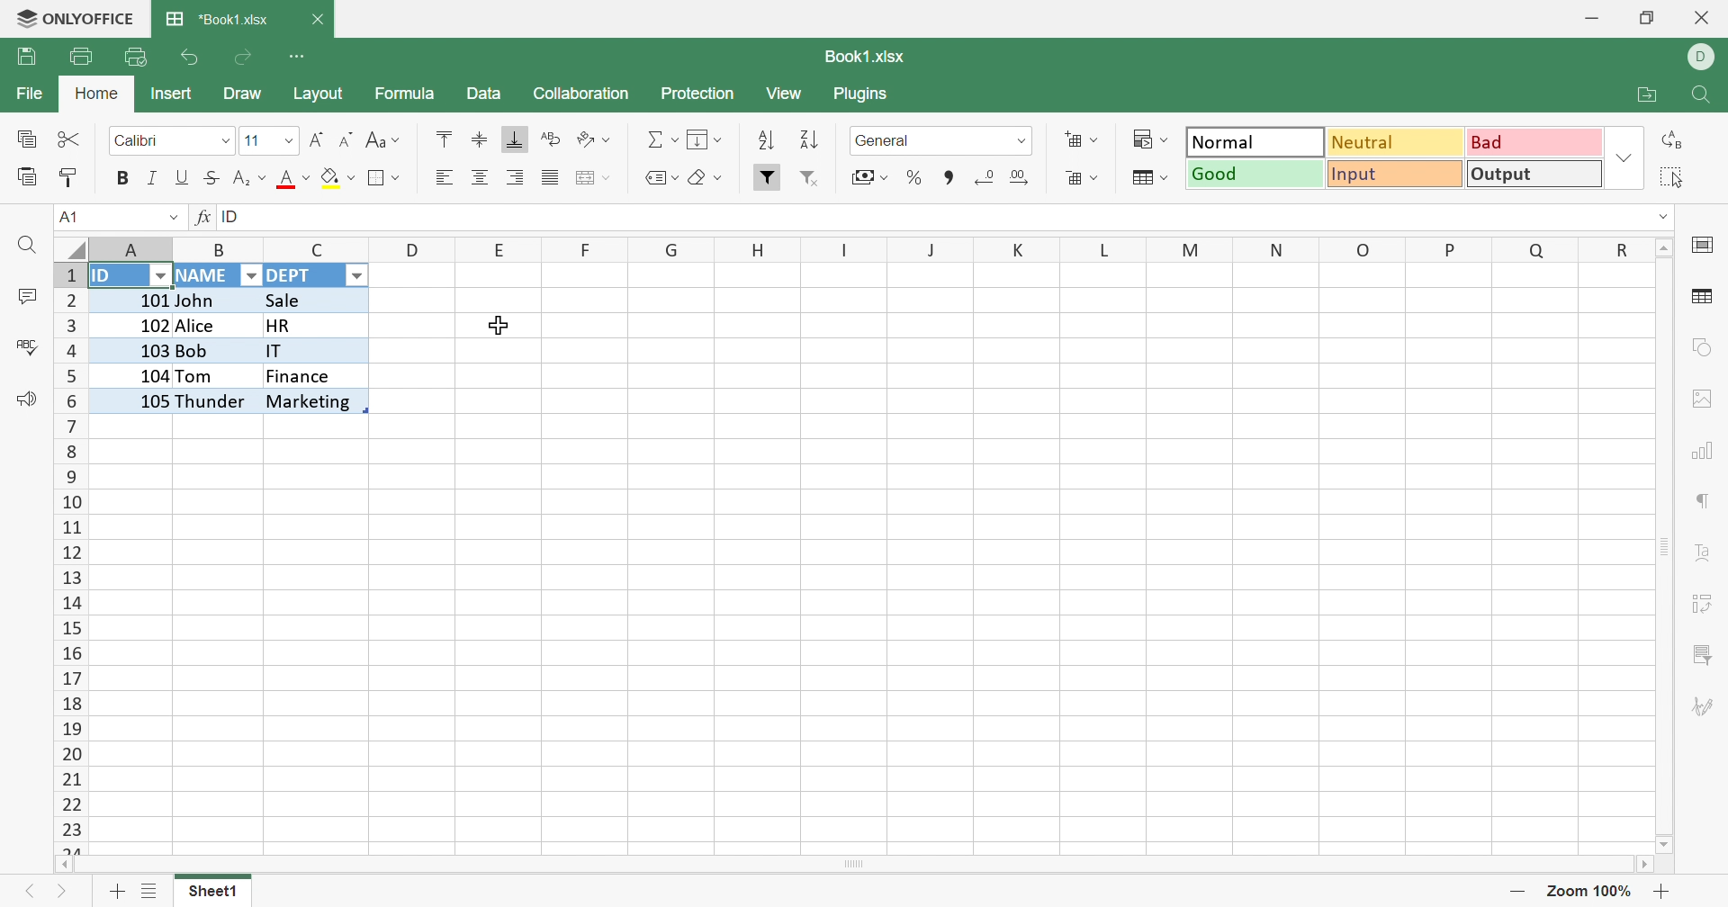  Describe the element at coordinates (915, 177) in the screenshot. I see `Percent` at that location.